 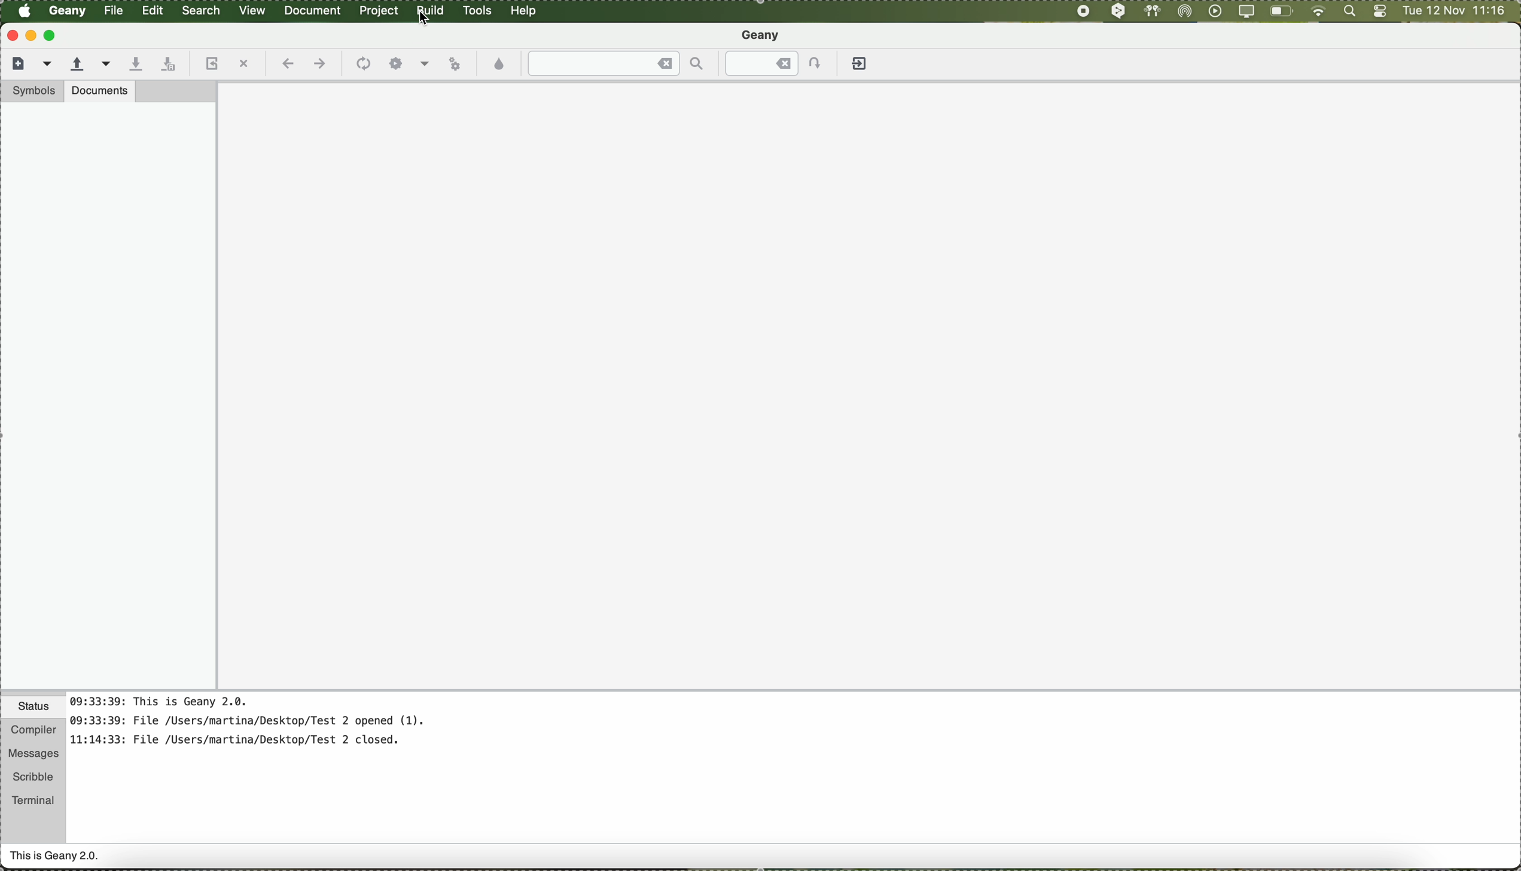 What do you see at coordinates (525, 11) in the screenshot?
I see `help` at bounding box center [525, 11].